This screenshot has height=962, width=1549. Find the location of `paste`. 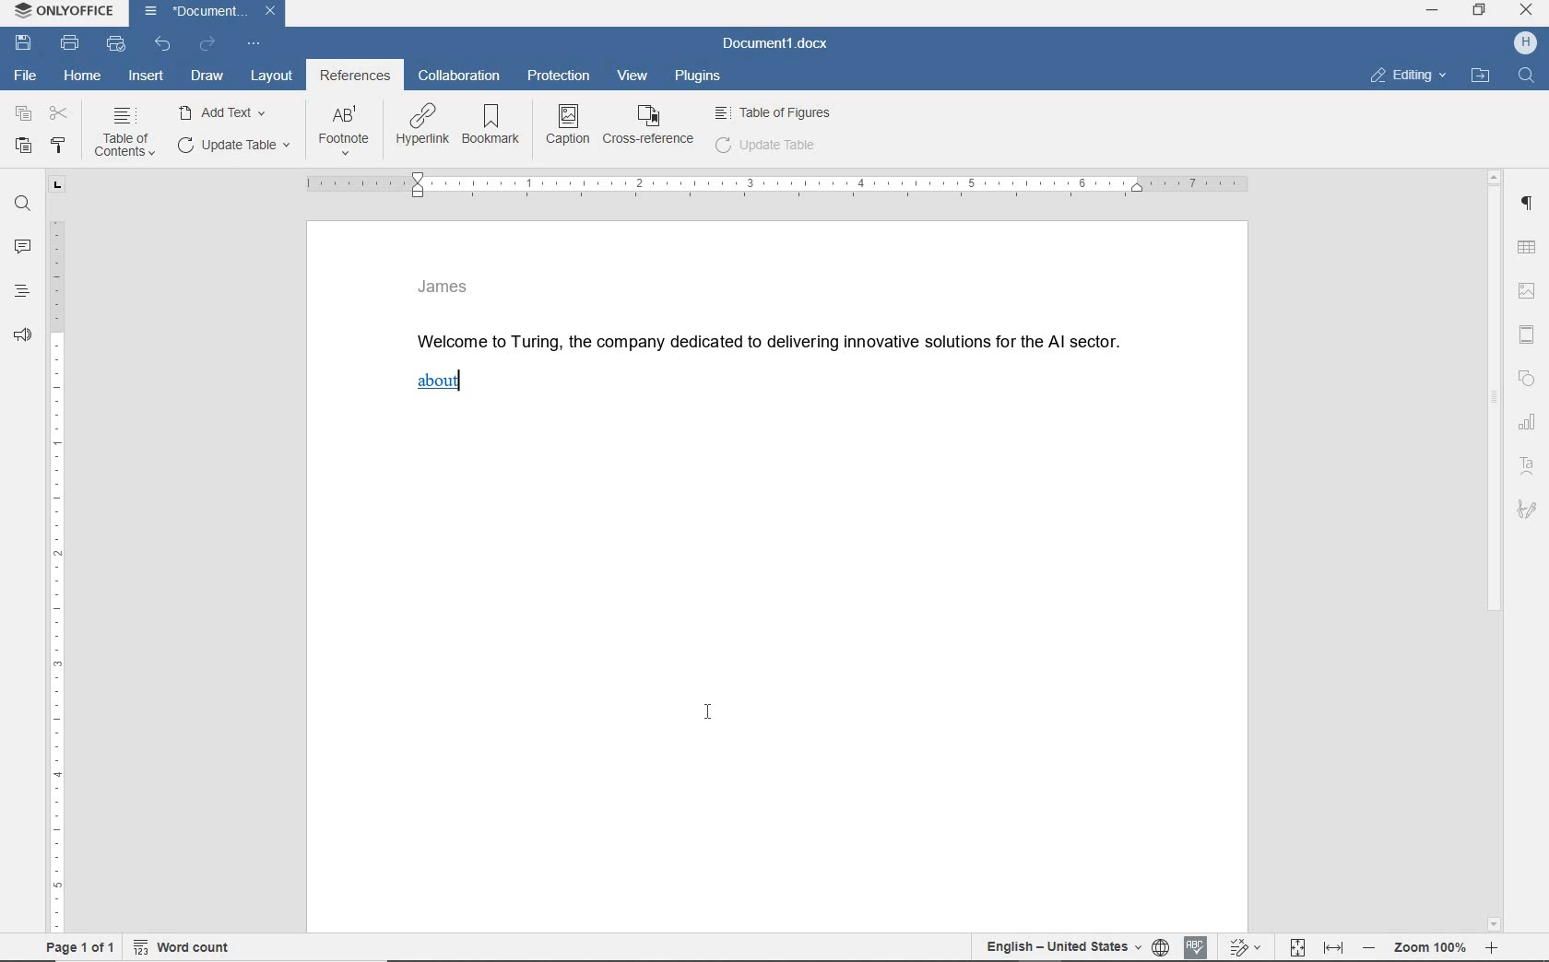

paste is located at coordinates (23, 145).